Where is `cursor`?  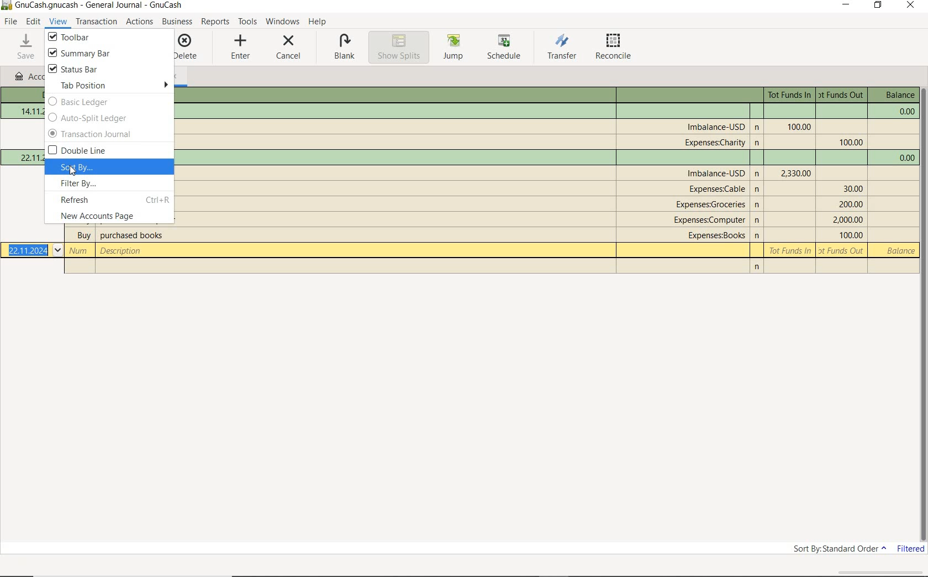
cursor is located at coordinates (73, 172).